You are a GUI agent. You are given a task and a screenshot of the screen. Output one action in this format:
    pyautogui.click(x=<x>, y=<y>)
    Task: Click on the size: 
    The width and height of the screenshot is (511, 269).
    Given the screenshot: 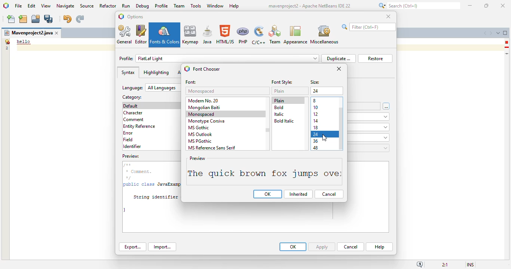 What is the action you would take?
    pyautogui.click(x=315, y=83)
    